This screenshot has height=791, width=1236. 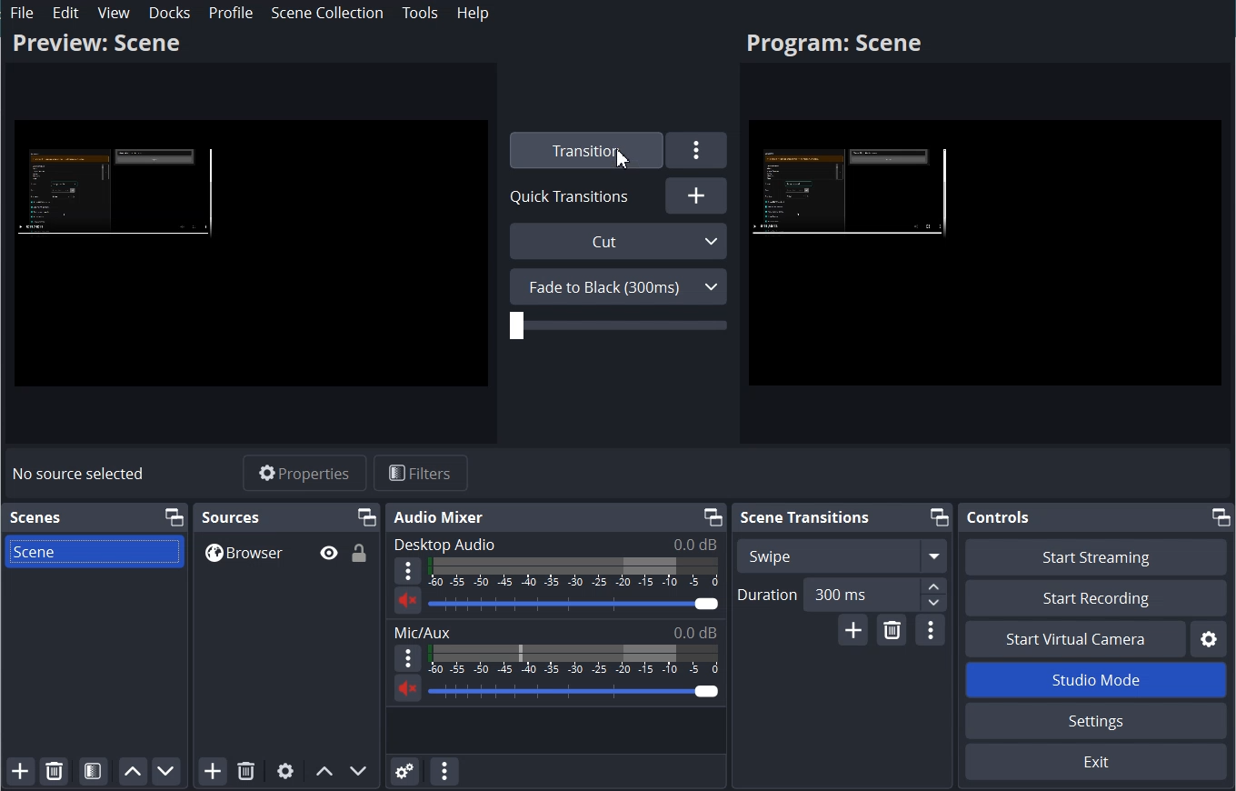 I want to click on Text, so click(x=554, y=544).